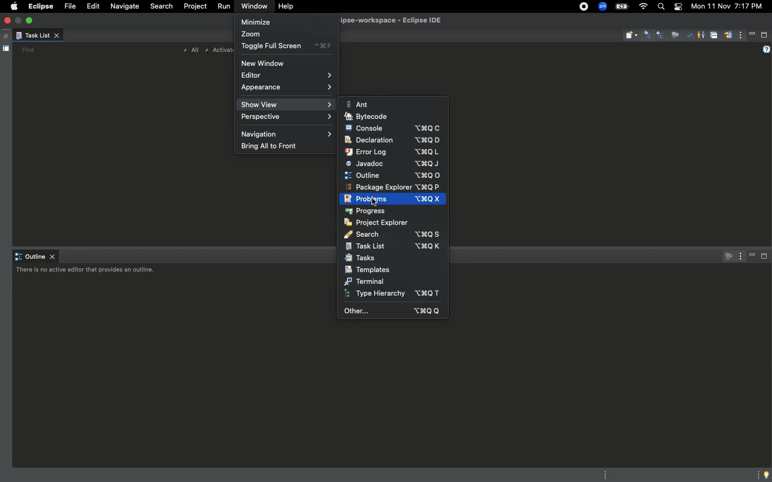  What do you see at coordinates (285, 118) in the screenshot?
I see `Perspective` at bounding box center [285, 118].